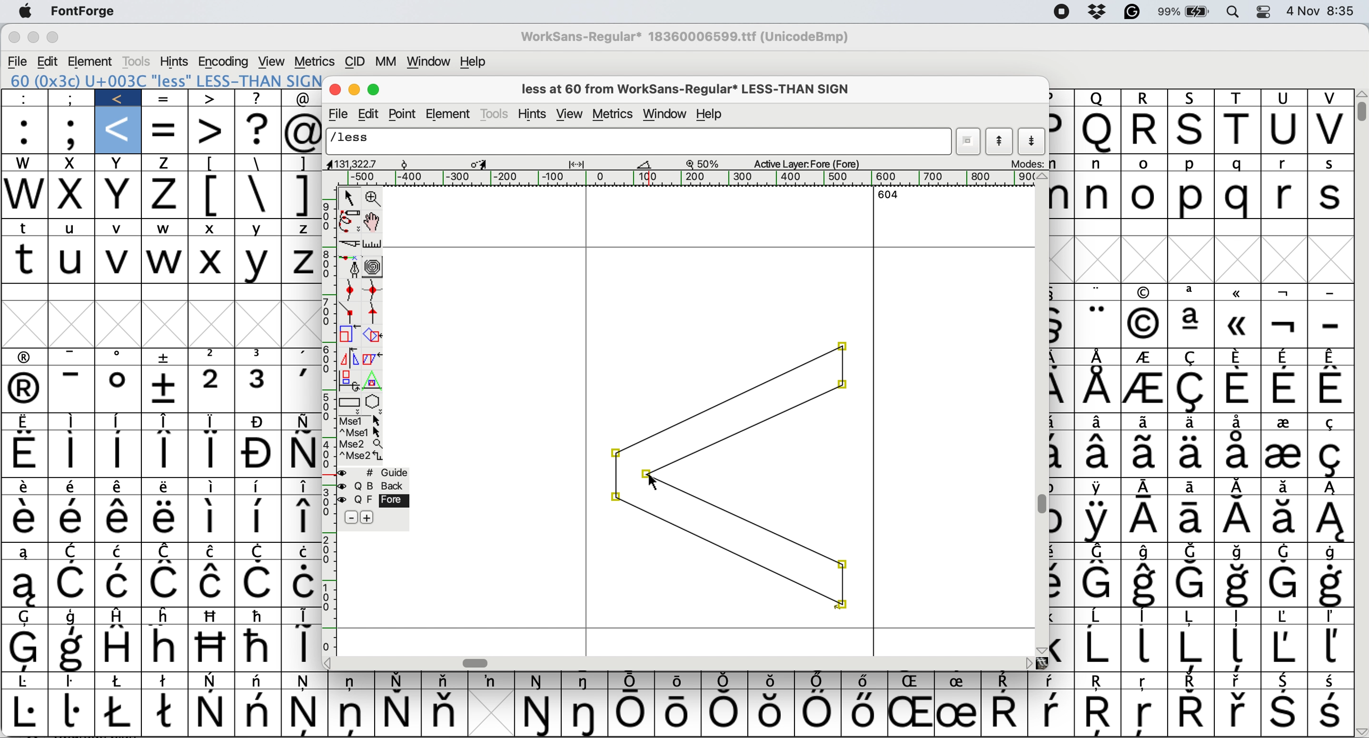 This screenshot has height=738, width=1369. I want to click on Symbol, so click(166, 420).